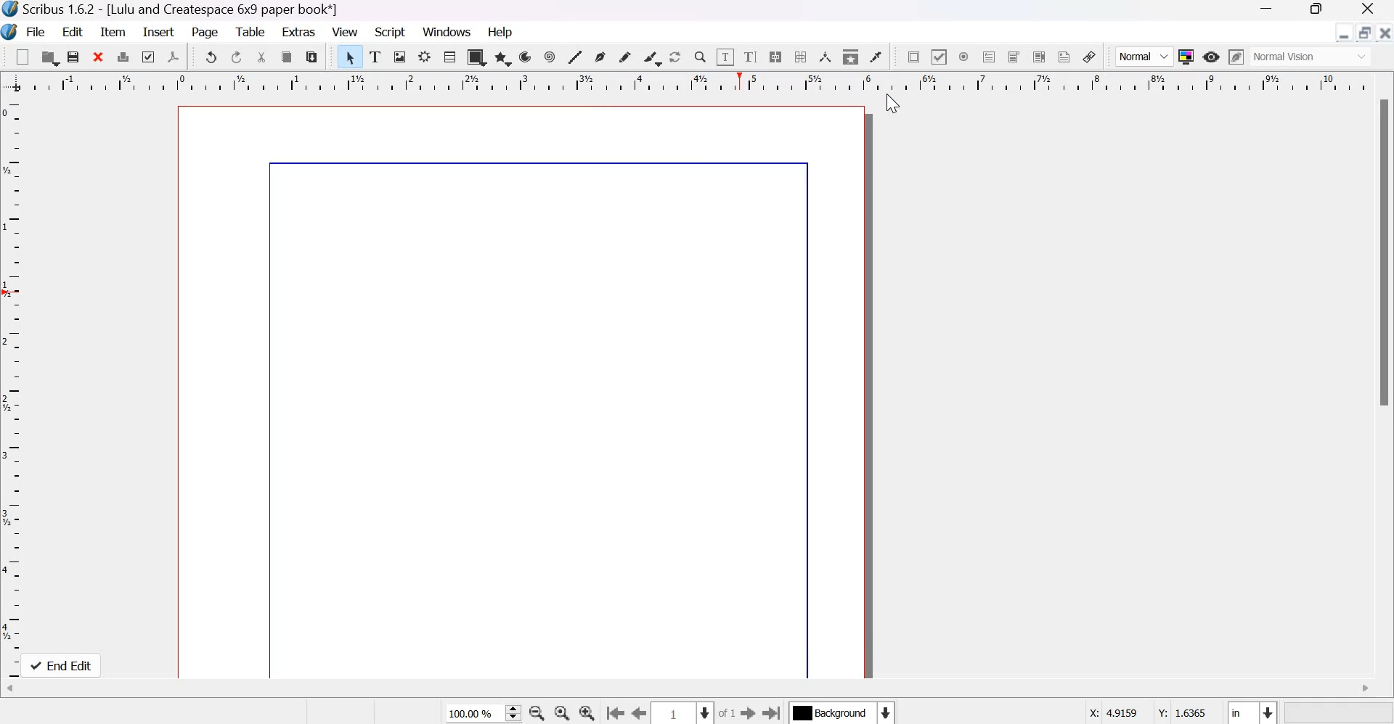 The width and height of the screenshot is (1394, 724). I want to click on open, so click(50, 58).